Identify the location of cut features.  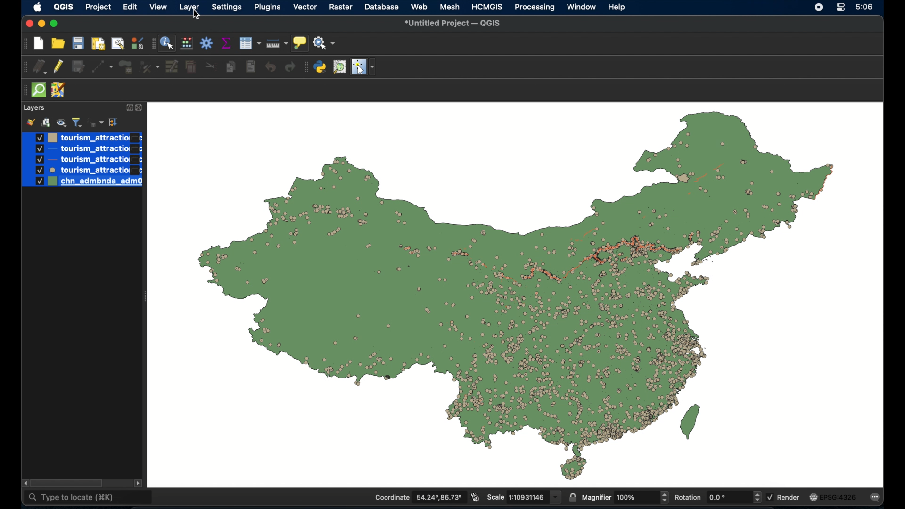
(212, 65).